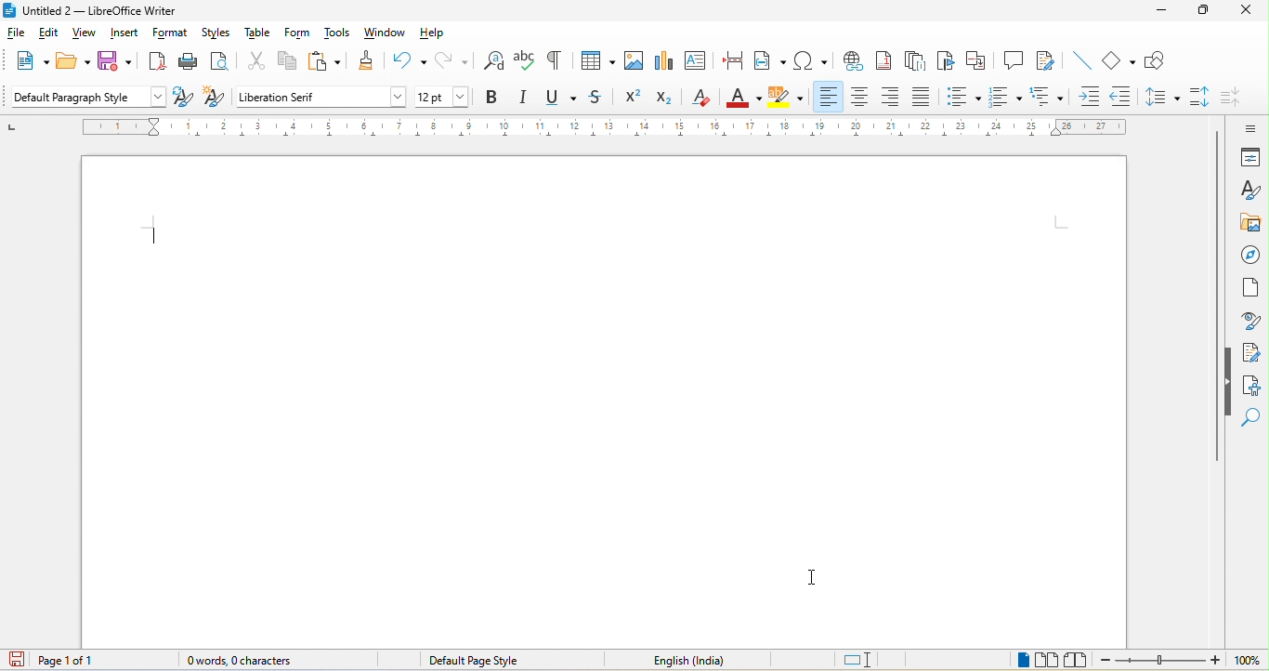 This screenshot has height=671, width=1269. Describe the element at coordinates (1204, 10) in the screenshot. I see `maximize` at that location.